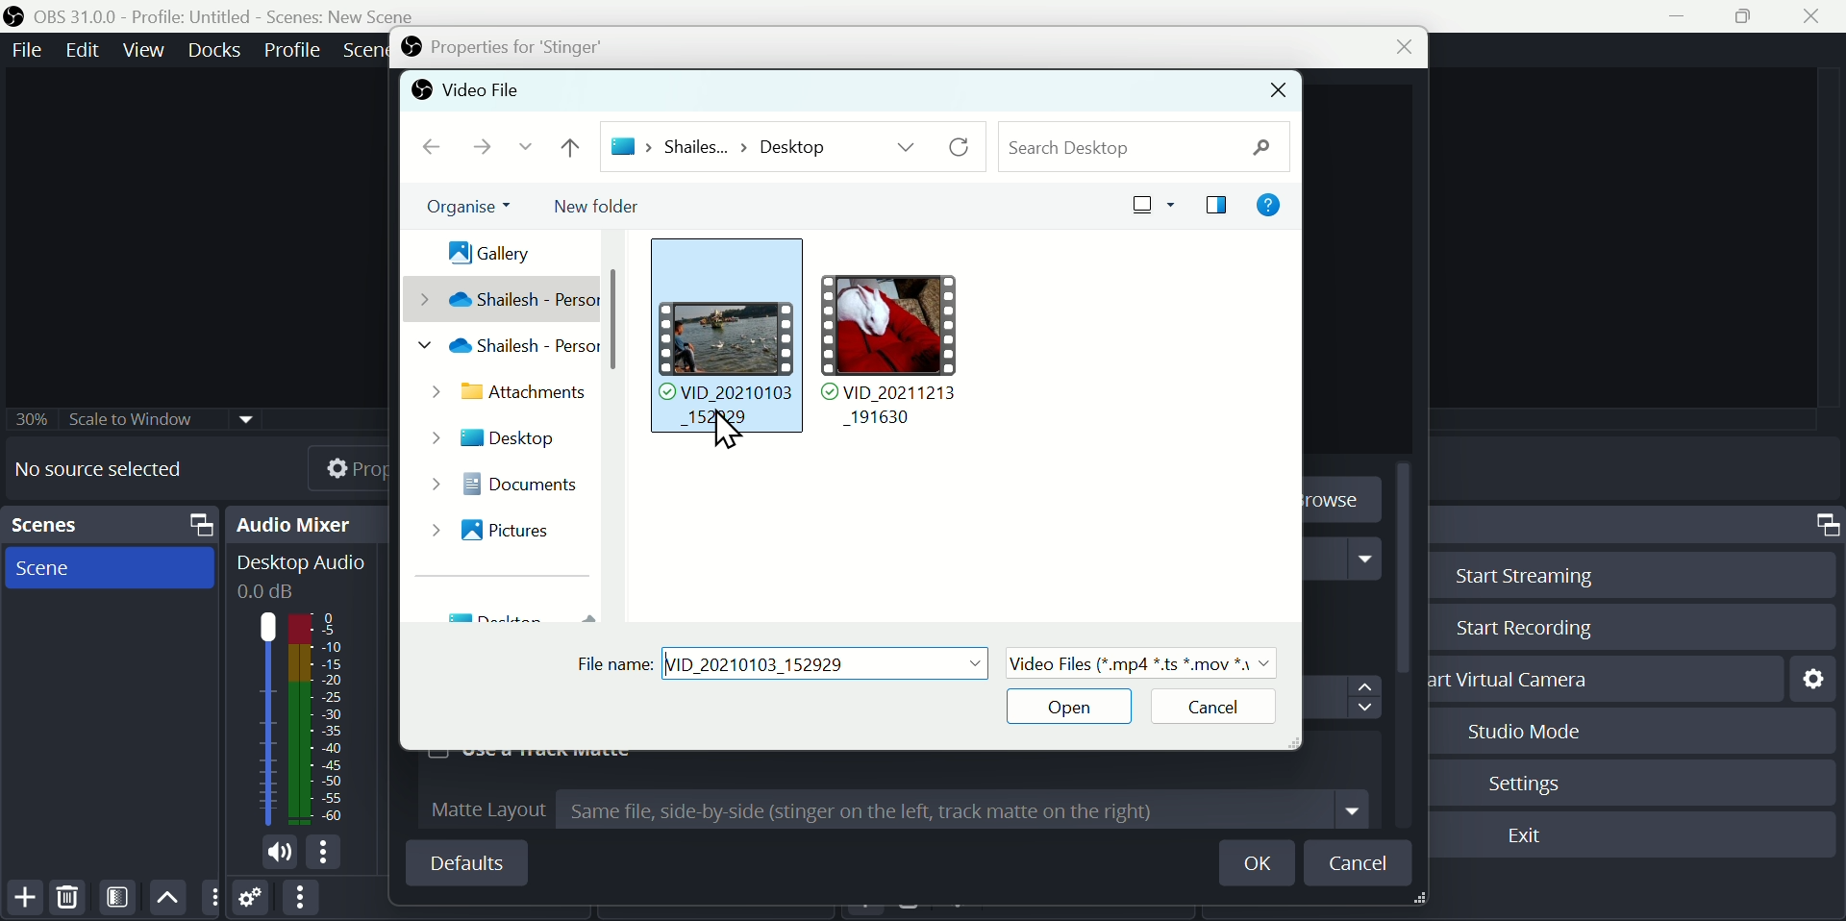 The width and height of the screenshot is (1846, 921). Describe the element at coordinates (137, 416) in the screenshot. I see `` at that location.